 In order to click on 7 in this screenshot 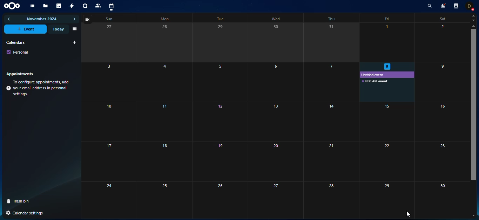, I will do `click(328, 82)`.